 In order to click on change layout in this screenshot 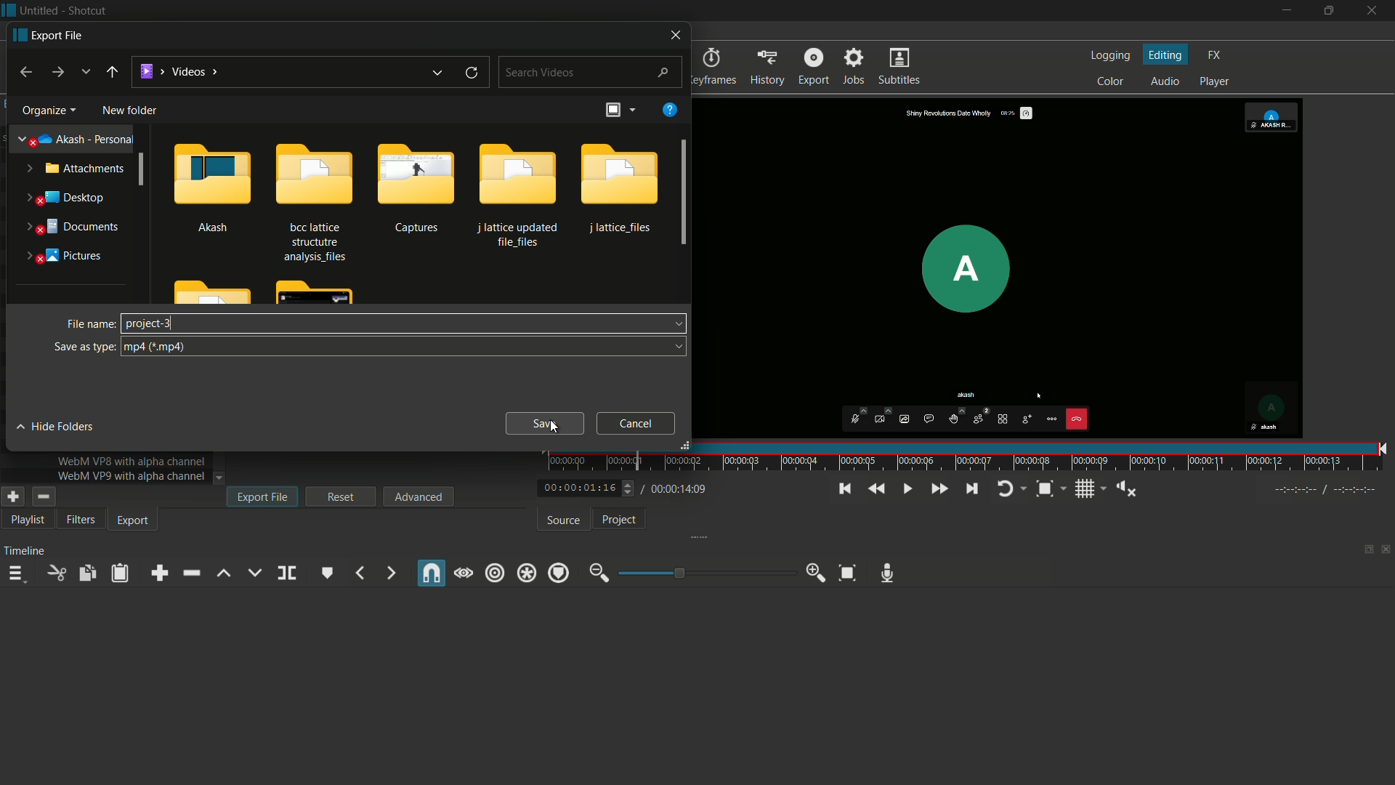, I will do `click(1364, 553)`.